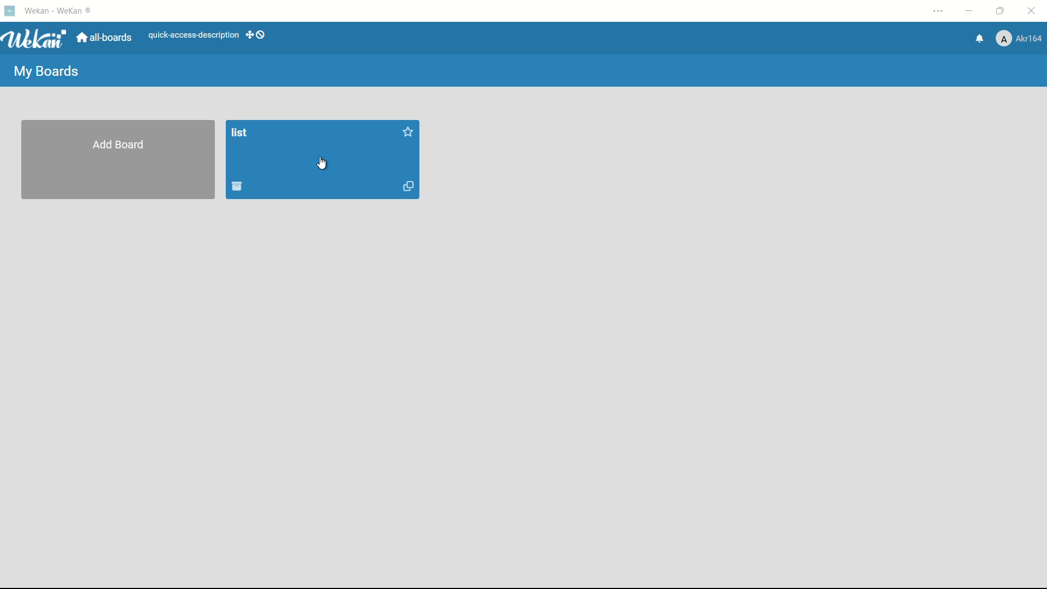 This screenshot has height=589, width=1047. Describe the element at coordinates (257, 34) in the screenshot. I see `show desktop drag handles` at that location.